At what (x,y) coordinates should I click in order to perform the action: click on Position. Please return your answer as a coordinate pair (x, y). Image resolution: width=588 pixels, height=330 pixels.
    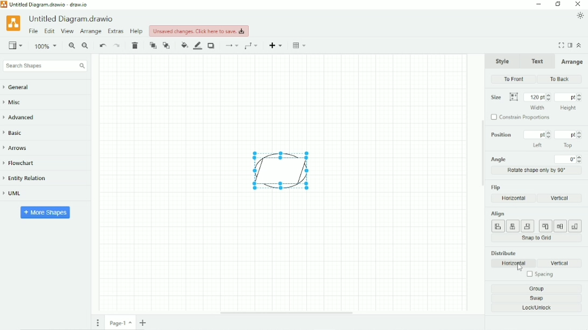
    Looking at the image, I should click on (535, 139).